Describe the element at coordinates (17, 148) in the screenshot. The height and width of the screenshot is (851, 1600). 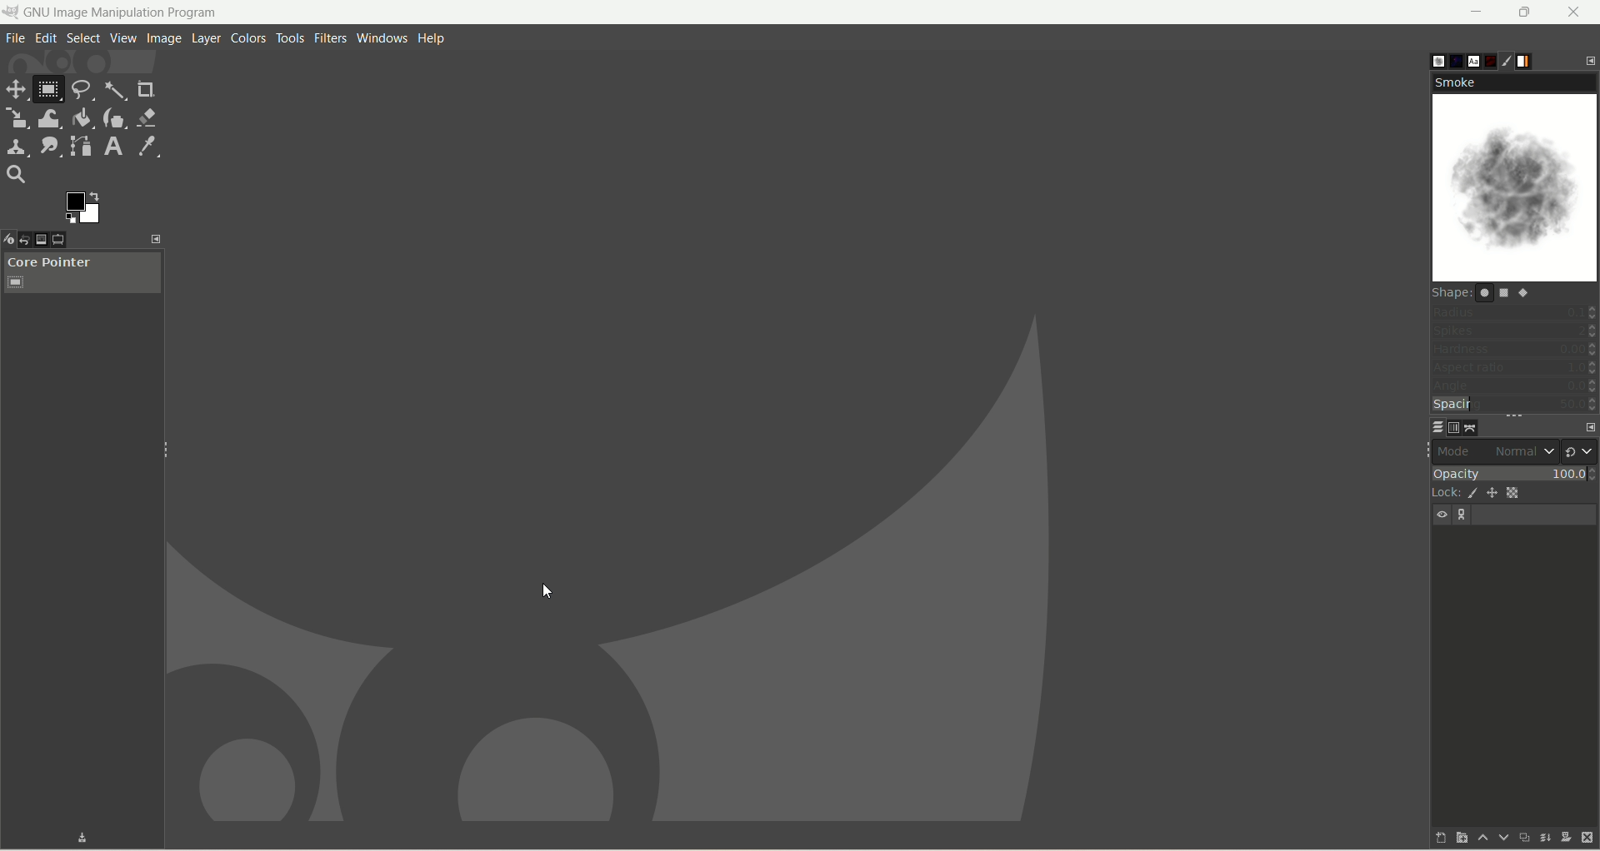
I see `clone tool` at that location.